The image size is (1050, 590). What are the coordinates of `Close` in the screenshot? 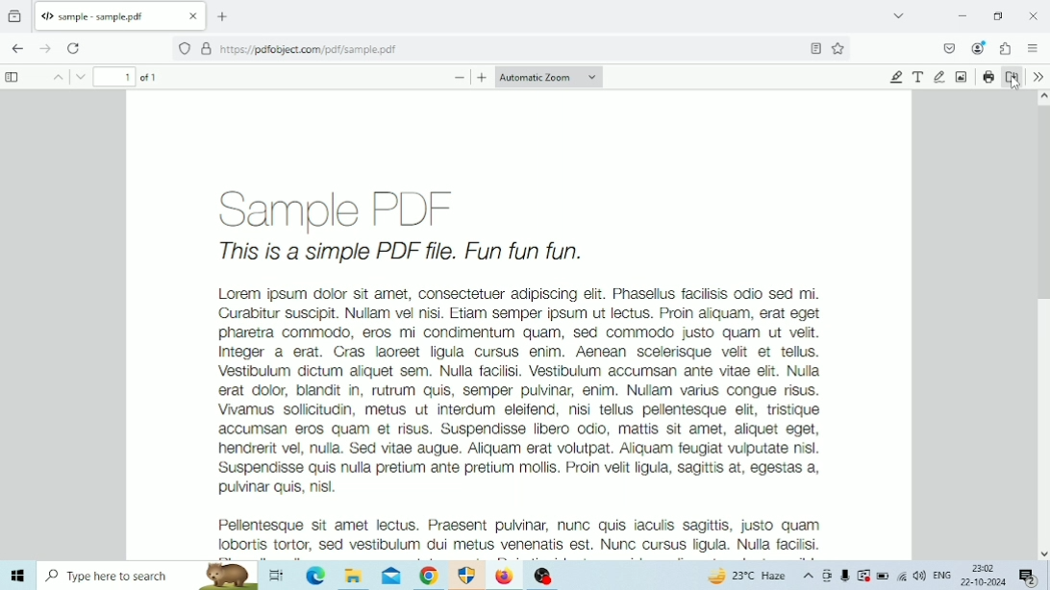 It's located at (1035, 16).